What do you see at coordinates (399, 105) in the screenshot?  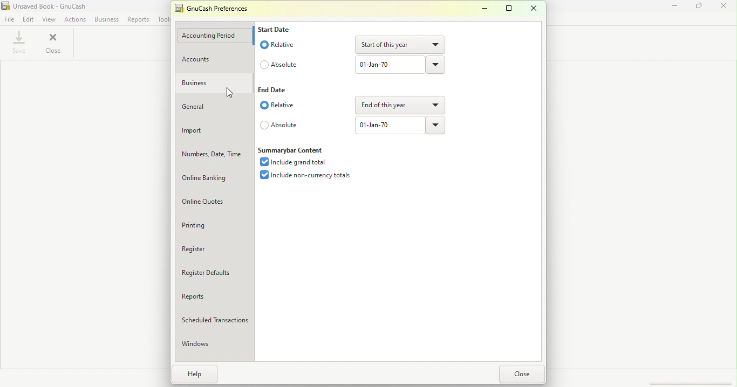 I see `Drop down` at bounding box center [399, 105].